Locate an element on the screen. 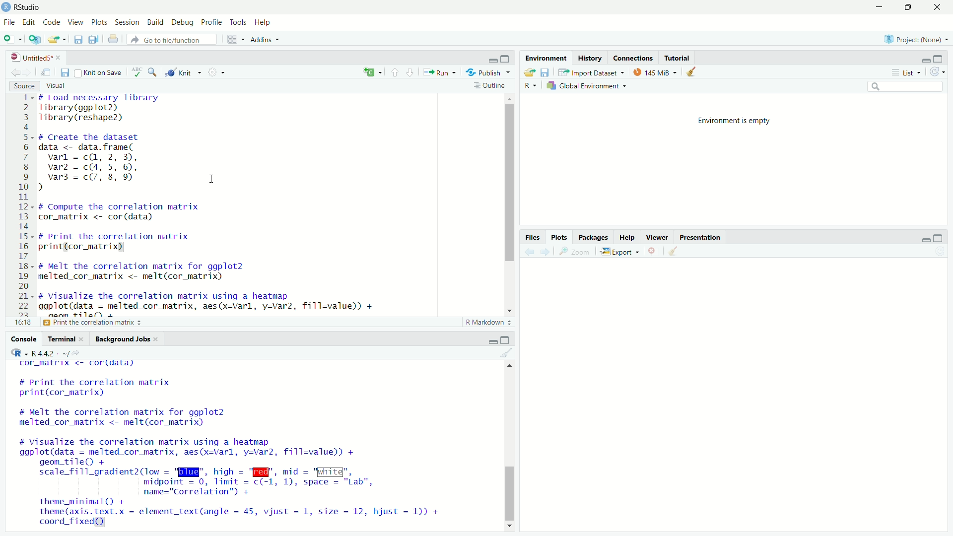  tutorial is located at coordinates (678, 57).